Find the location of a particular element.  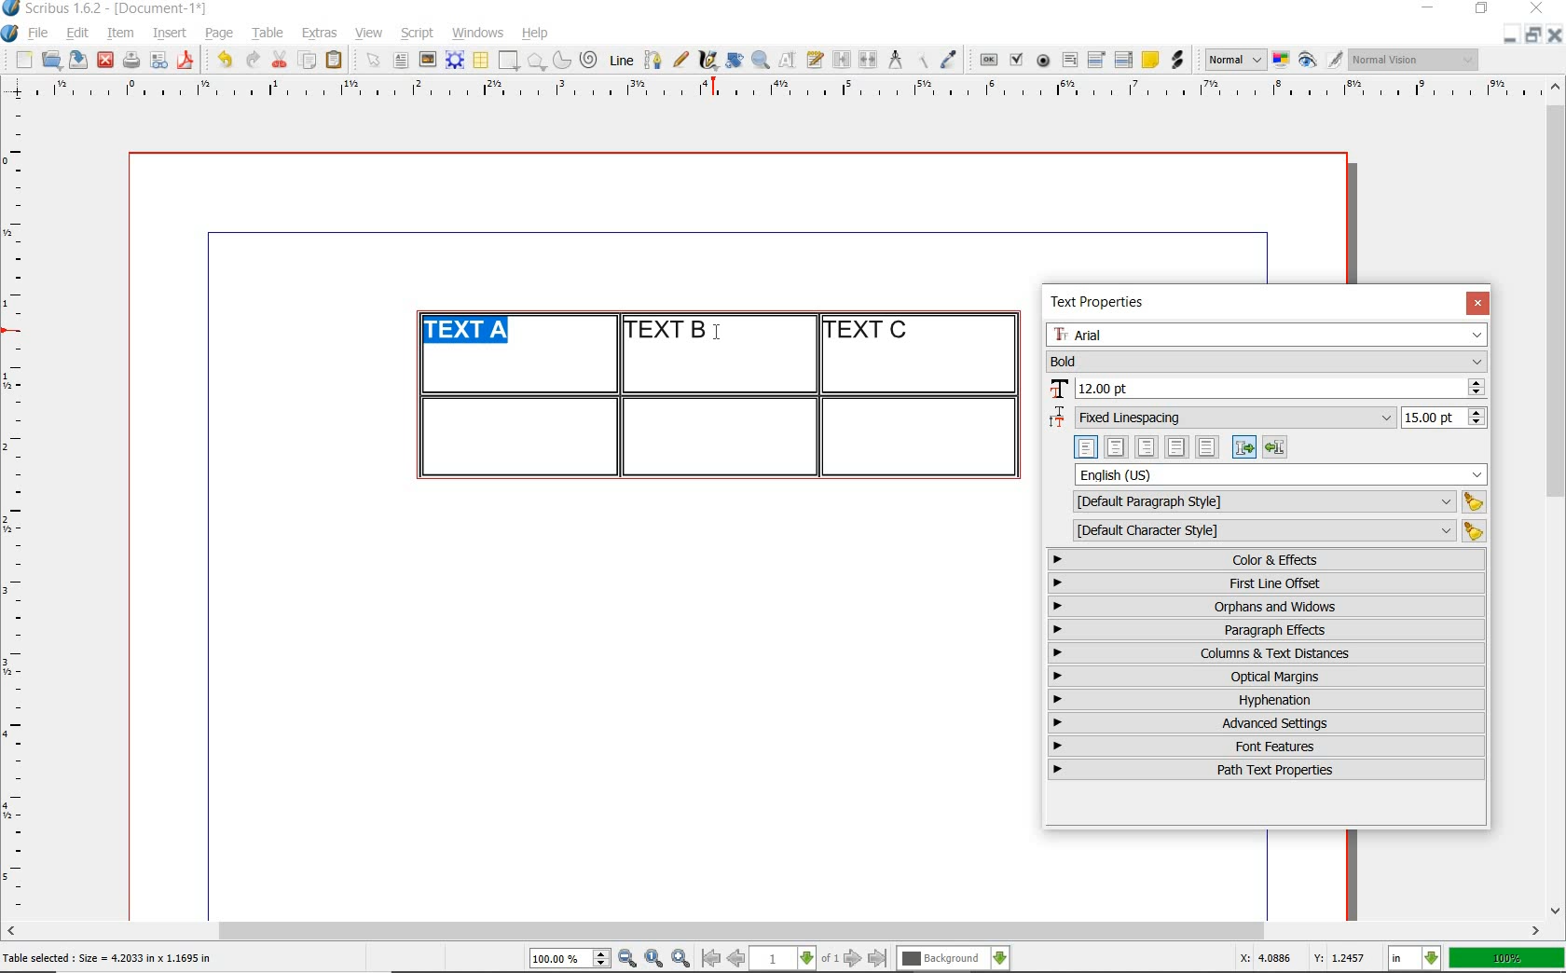

ruler is located at coordinates (795, 90).